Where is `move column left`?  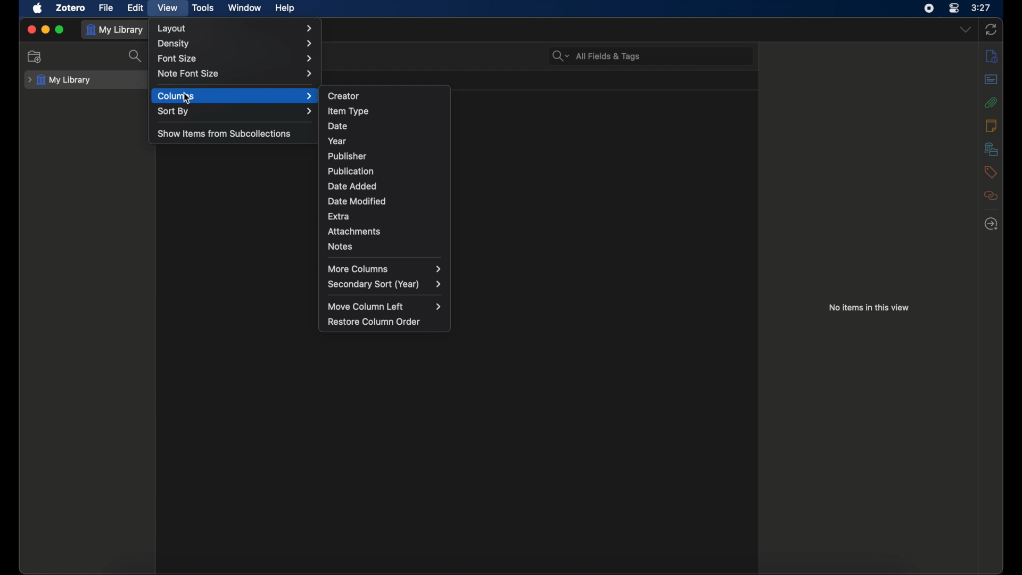 move column left is located at coordinates (385, 307).